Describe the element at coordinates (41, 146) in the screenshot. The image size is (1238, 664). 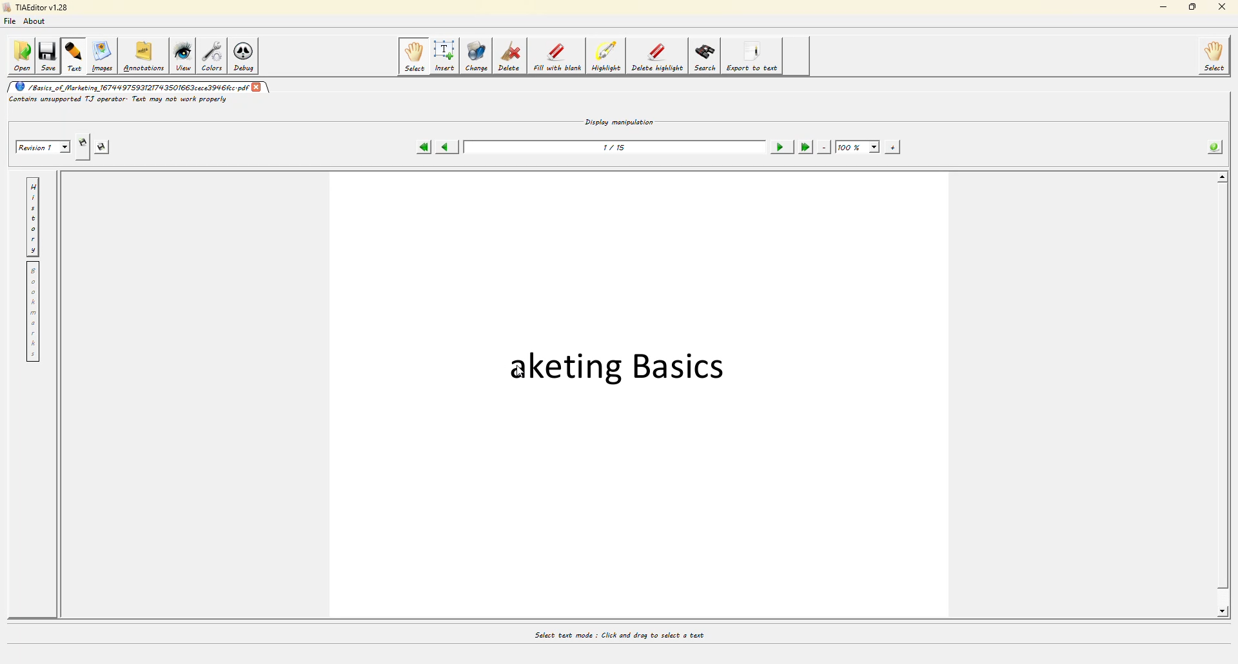
I see `revision` at that location.